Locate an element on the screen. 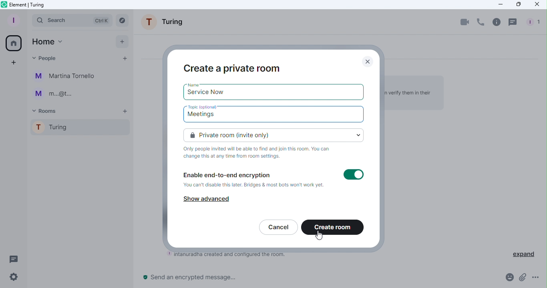 The image size is (547, 288). Create room is located at coordinates (333, 228).